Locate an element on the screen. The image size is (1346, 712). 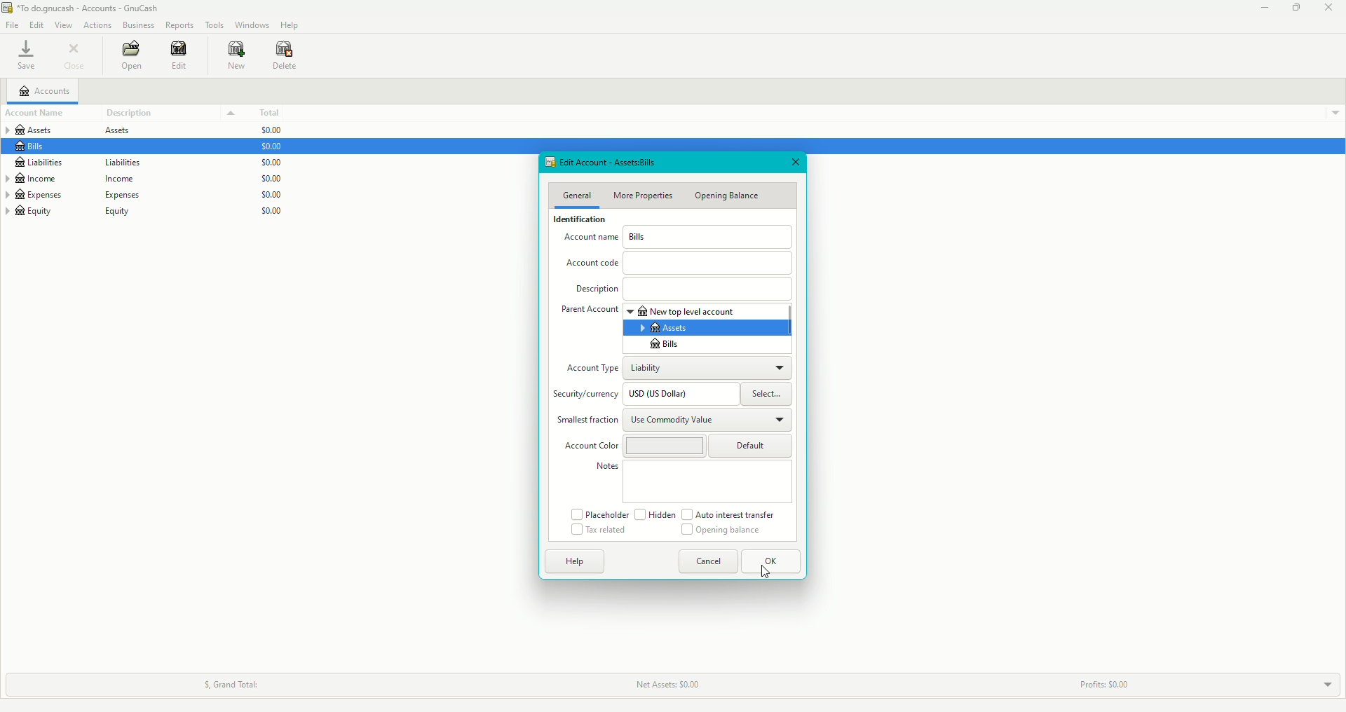
Description is located at coordinates (683, 287).